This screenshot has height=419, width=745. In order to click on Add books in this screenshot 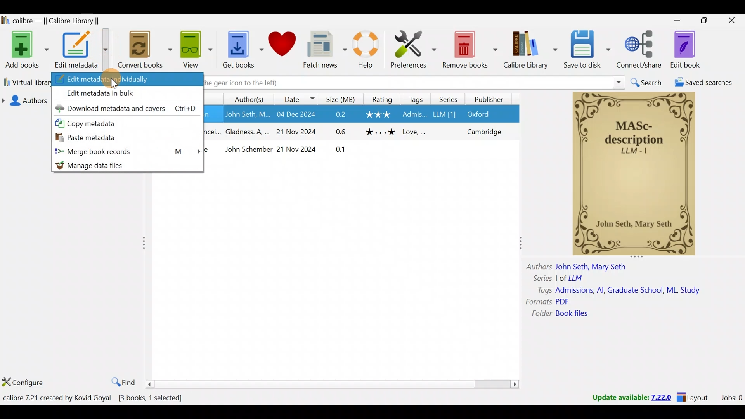, I will do `click(29, 50)`.